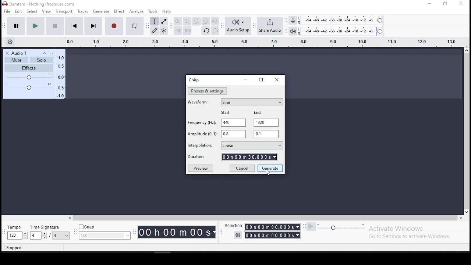 The width and height of the screenshot is (471, 265). Describe the element at coordinates (29, 68) in the screenshot. I see `effects` at that location.